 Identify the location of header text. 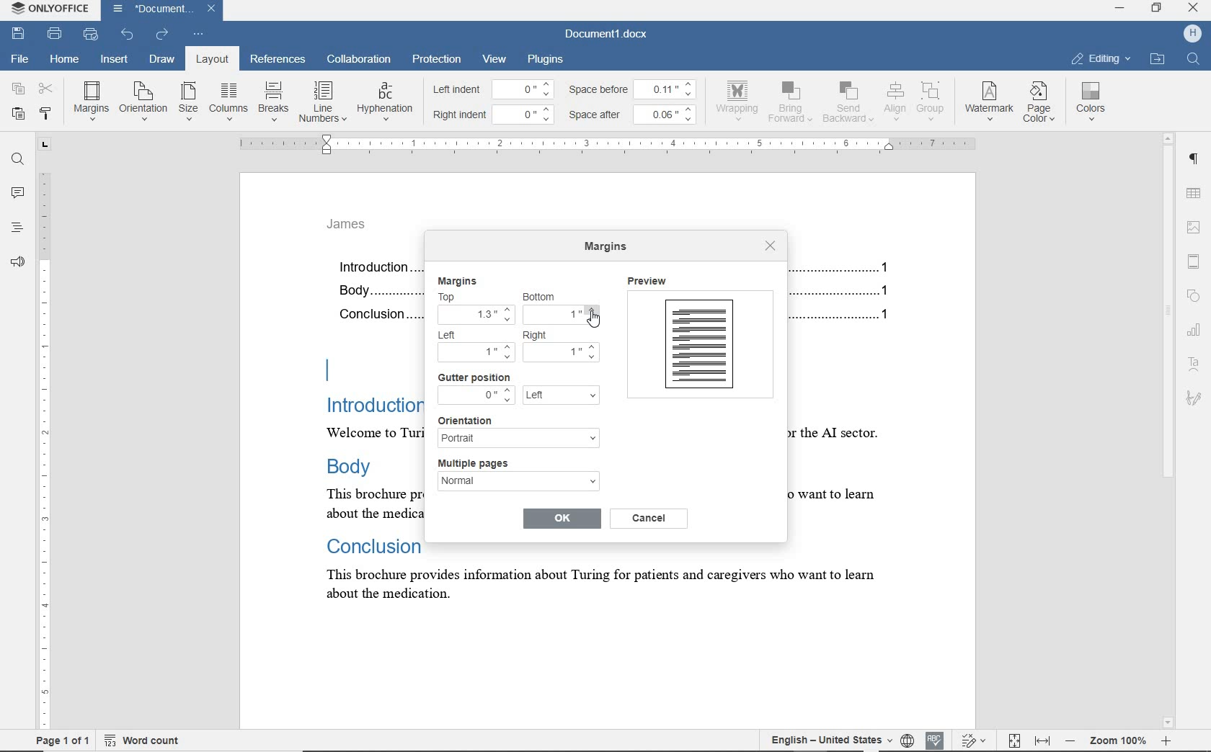
(353, 228).